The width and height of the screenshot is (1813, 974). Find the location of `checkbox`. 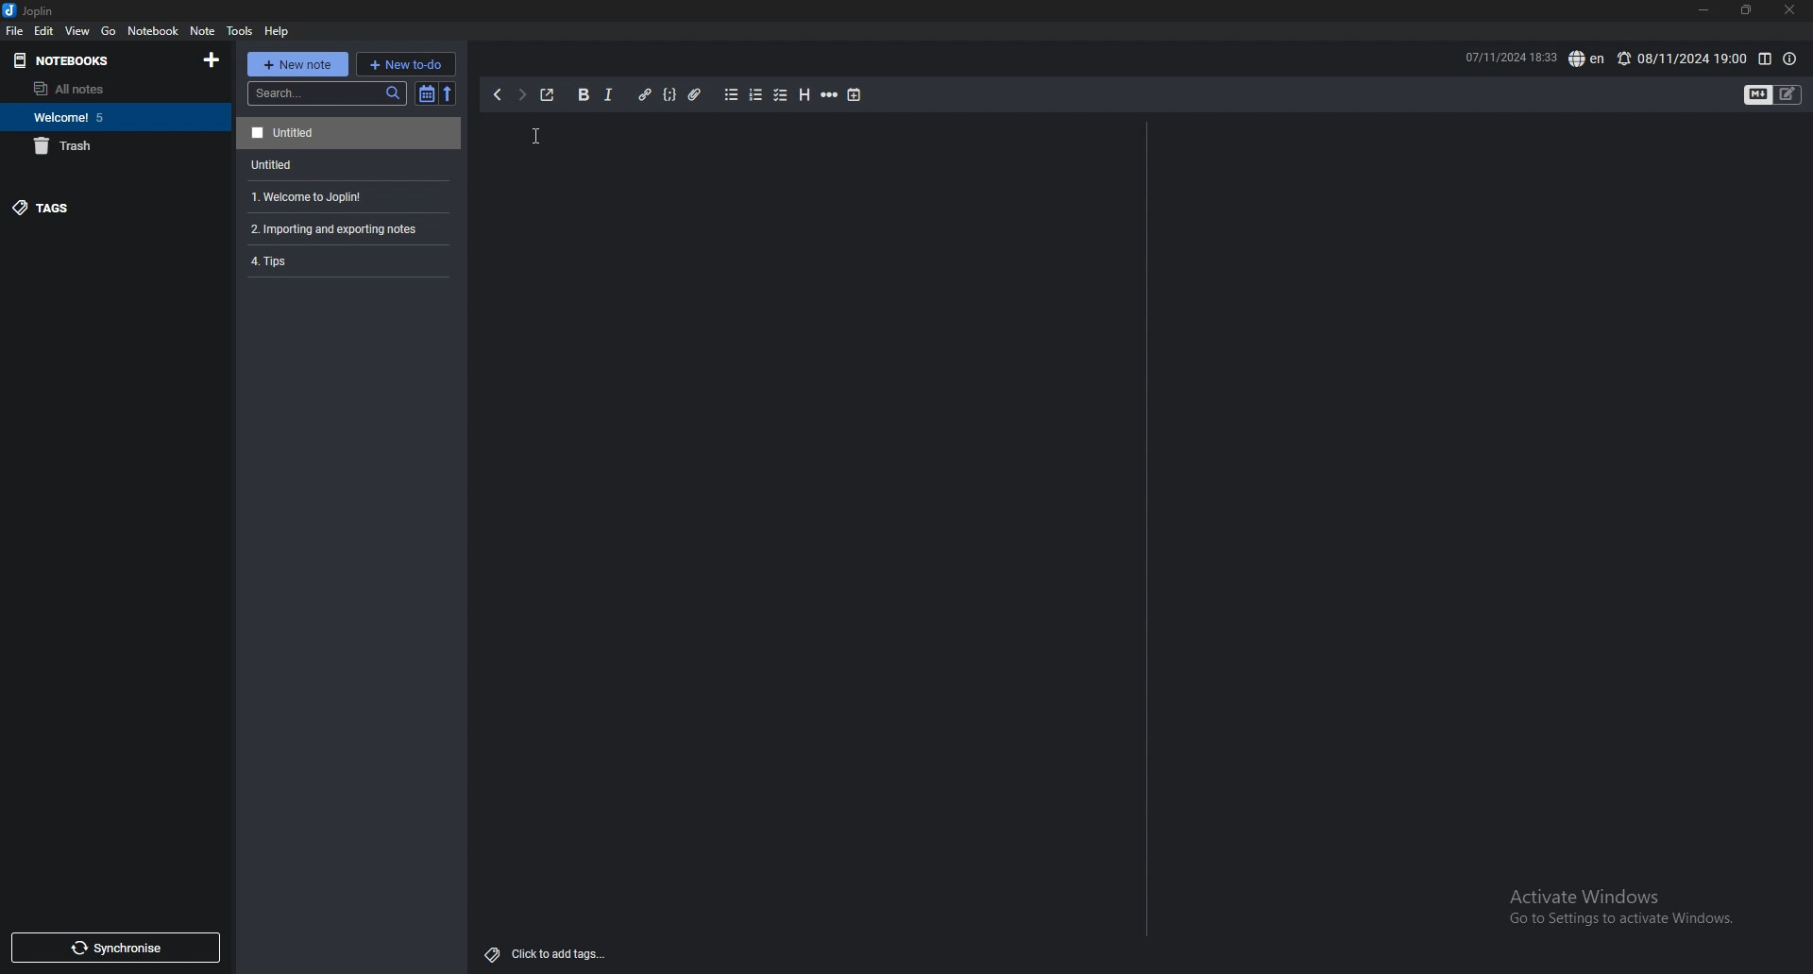

checkbox is located at coordinates (781, 95).